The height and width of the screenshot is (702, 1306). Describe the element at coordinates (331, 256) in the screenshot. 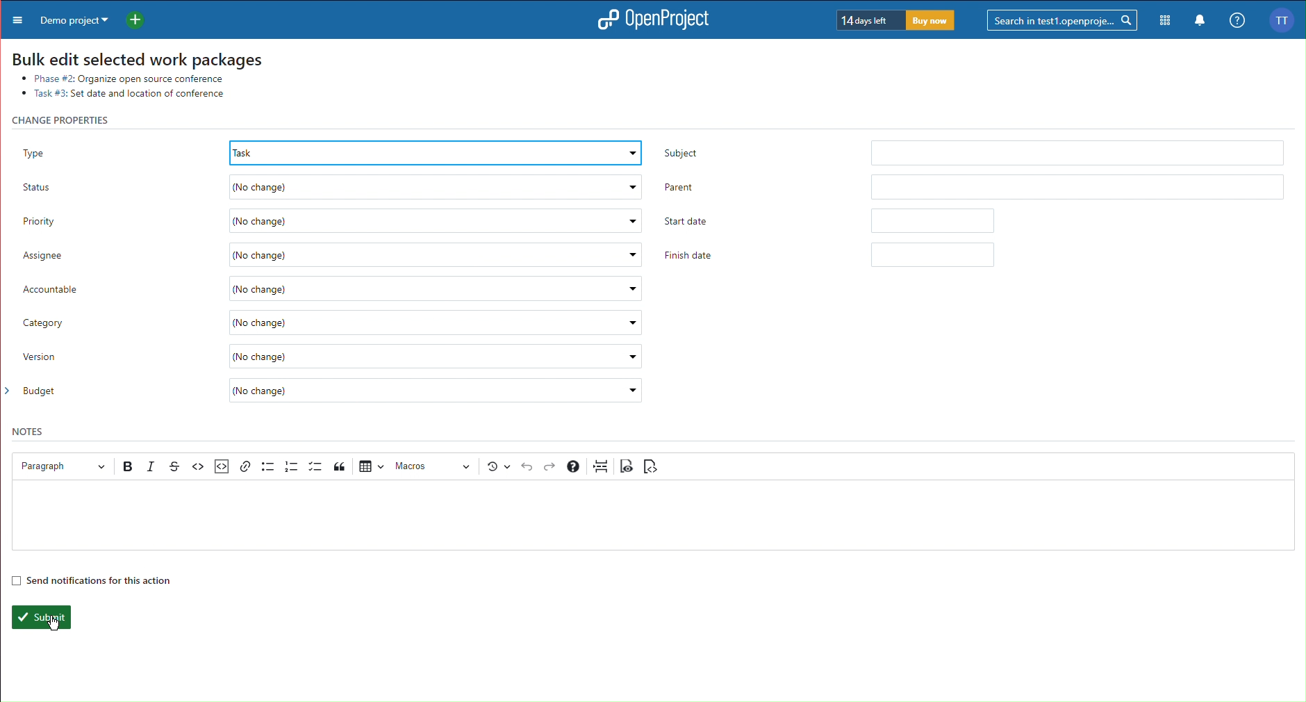

I see `Assignee` at that location.